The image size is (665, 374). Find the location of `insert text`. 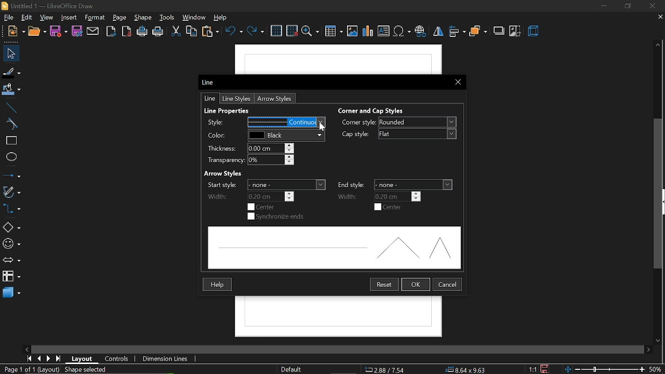

insert text is located at coordinates (383, 31).